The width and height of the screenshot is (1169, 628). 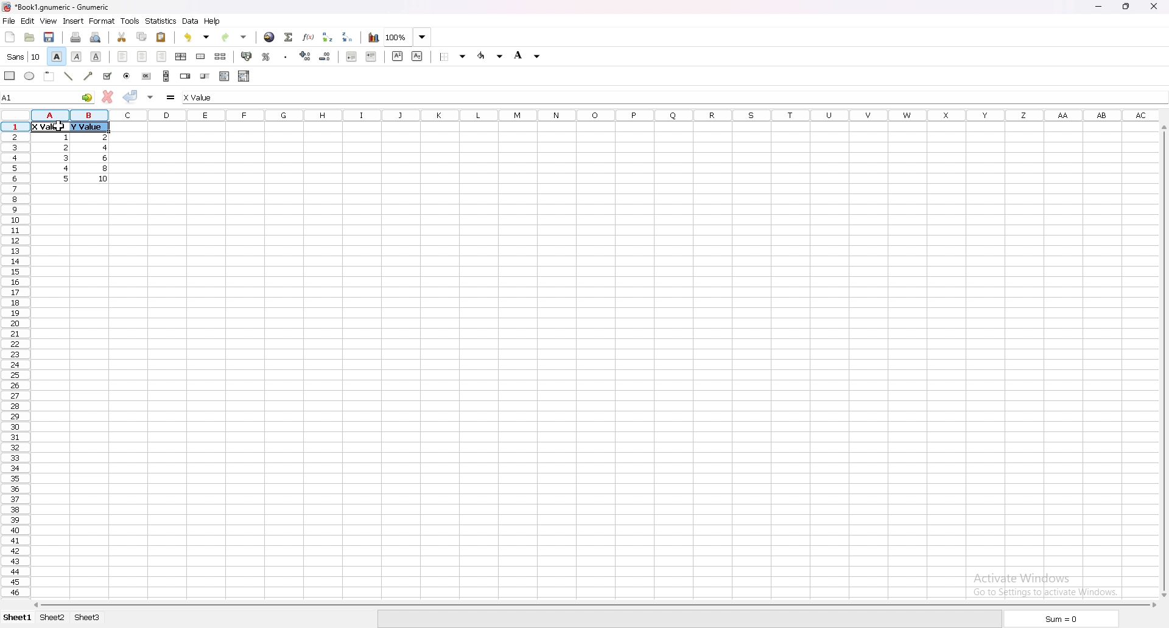 I want to click on activate windows, so click(x=1050, y=583).